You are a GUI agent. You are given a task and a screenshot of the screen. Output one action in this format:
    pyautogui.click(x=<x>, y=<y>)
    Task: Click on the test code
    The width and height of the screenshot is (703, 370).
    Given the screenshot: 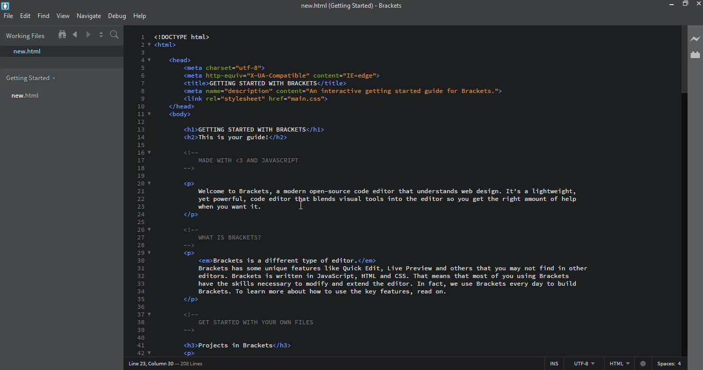 What is the action you would take?
    pyautogui.click(x=381, y=189)
    